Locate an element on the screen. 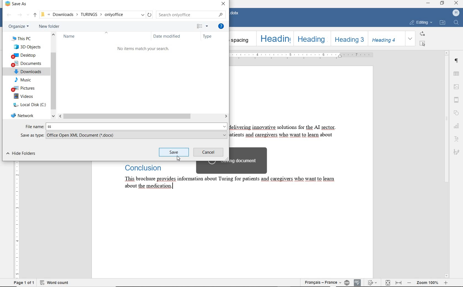  SAVE AS is located at coordinates (21, 4).